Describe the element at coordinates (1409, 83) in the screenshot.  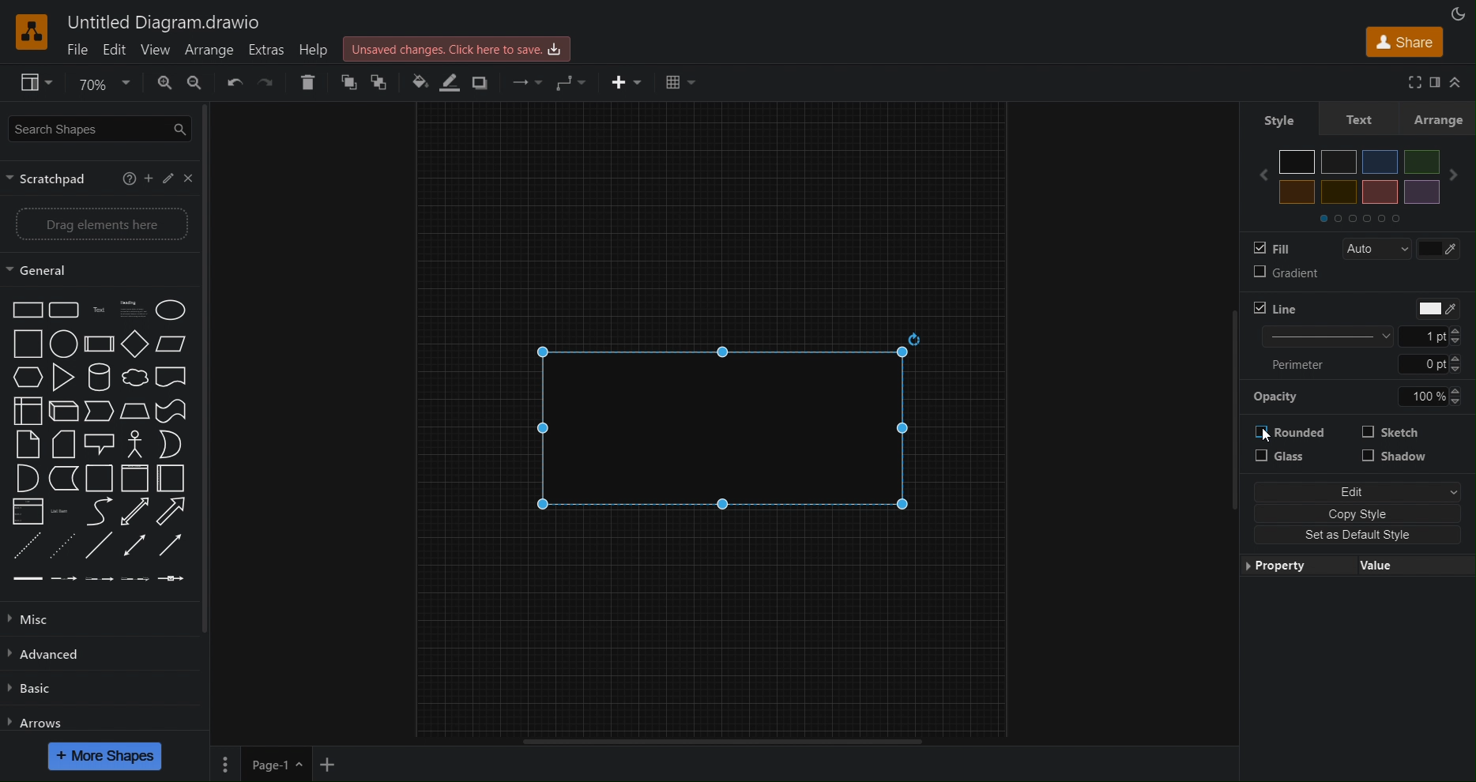
I see `Fullscreen` at that location.